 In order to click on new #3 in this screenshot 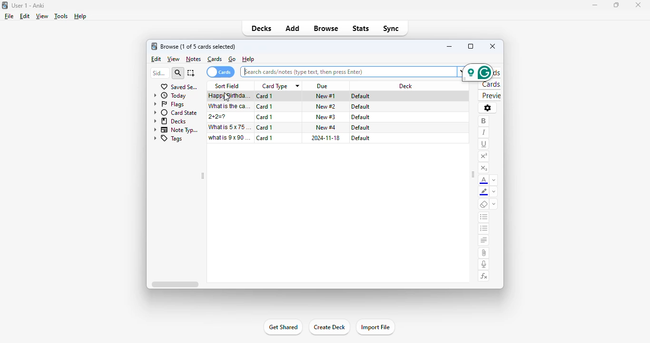, I will do `click(325, 117)`.